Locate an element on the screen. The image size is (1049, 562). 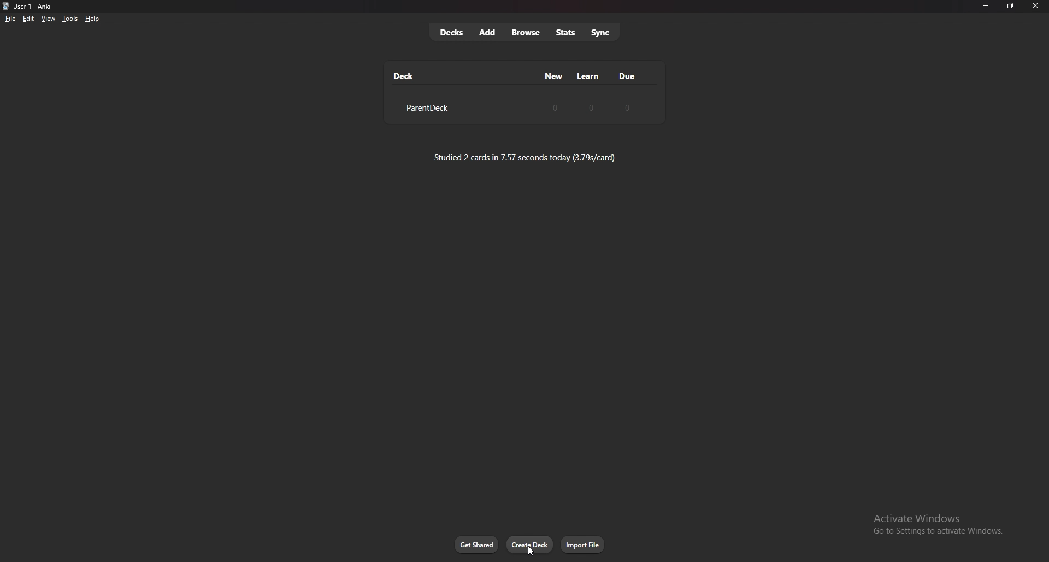
stats is located at coordinates (565, 33).